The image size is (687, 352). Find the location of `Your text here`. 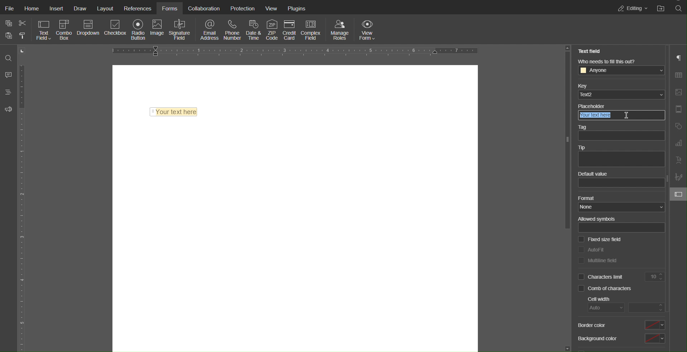

Your text here is located at coordinates (594, 116).